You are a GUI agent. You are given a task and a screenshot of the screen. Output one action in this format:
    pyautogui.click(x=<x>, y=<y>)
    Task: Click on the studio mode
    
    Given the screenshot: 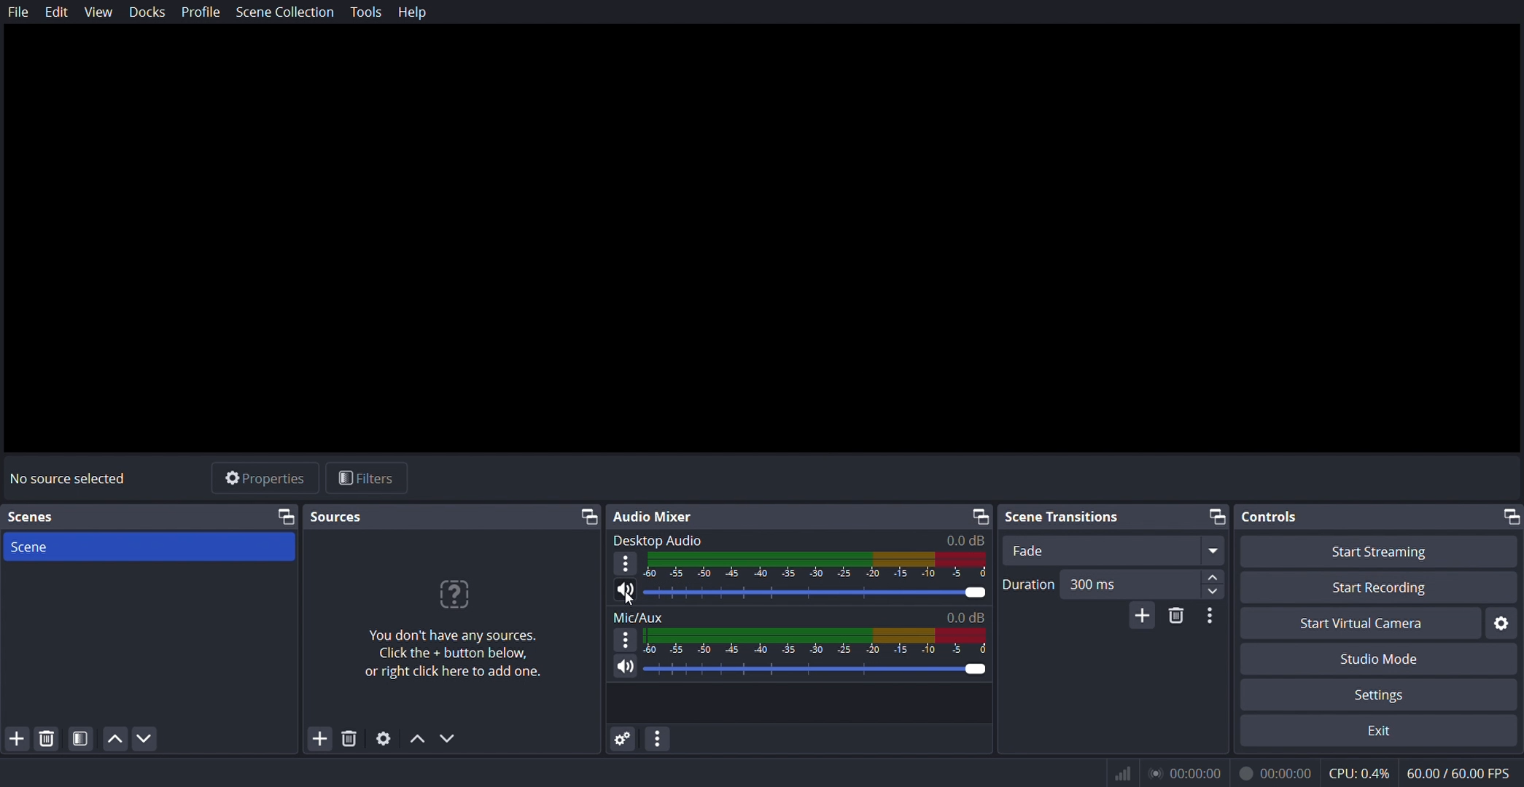 What is the action you would take?
    pyautogui.click(x=1375, y=659)
    